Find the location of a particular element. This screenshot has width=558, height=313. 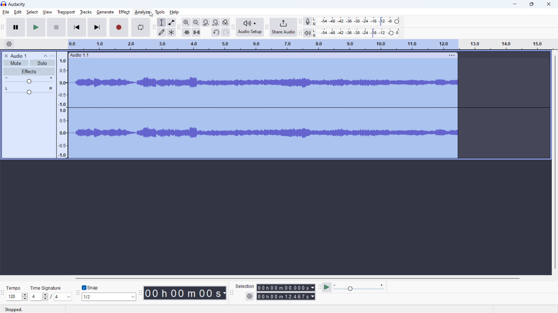

settings is located at coordinates (250, 296).